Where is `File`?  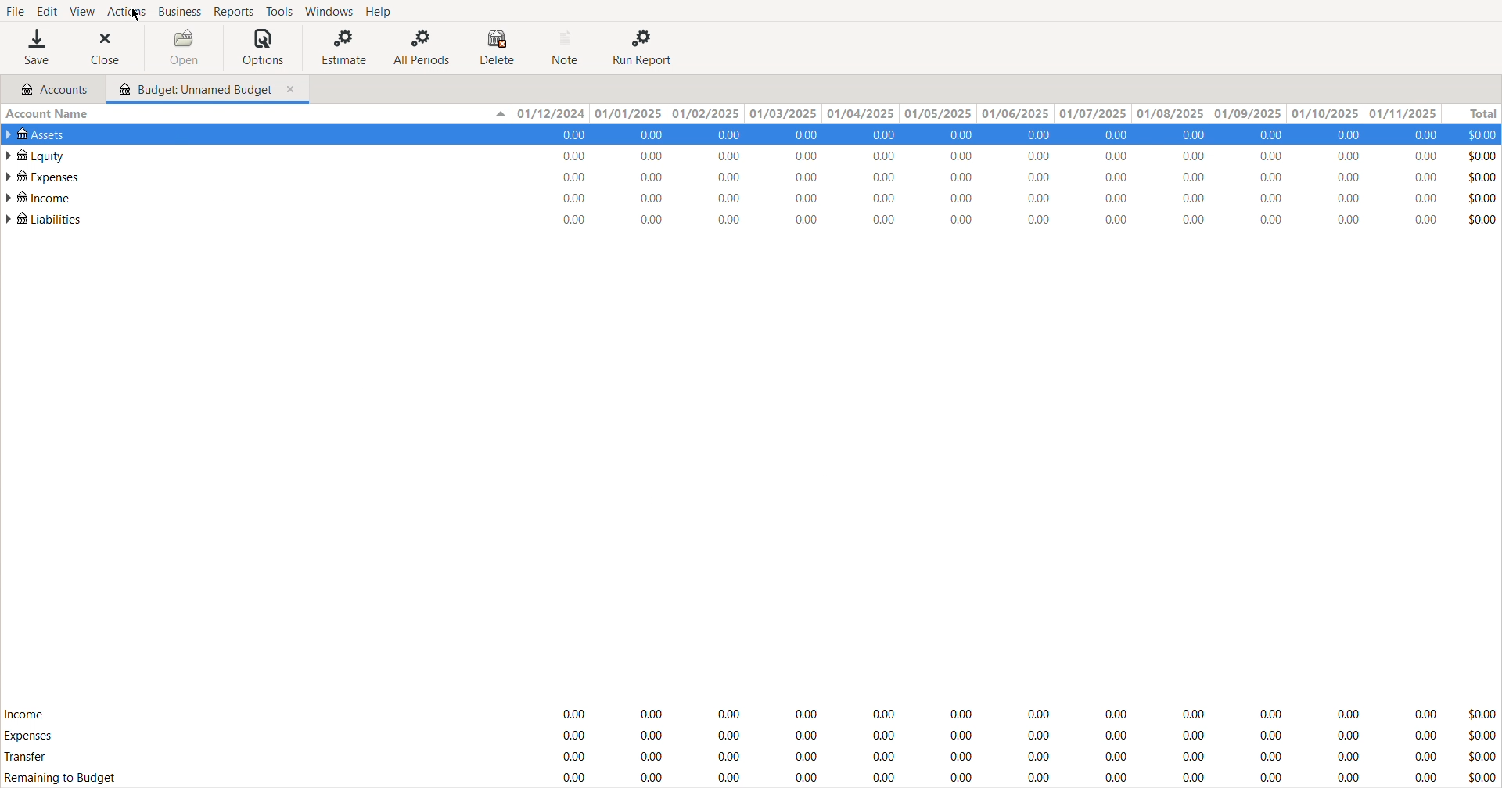
File is located at coordinates (15, 9).